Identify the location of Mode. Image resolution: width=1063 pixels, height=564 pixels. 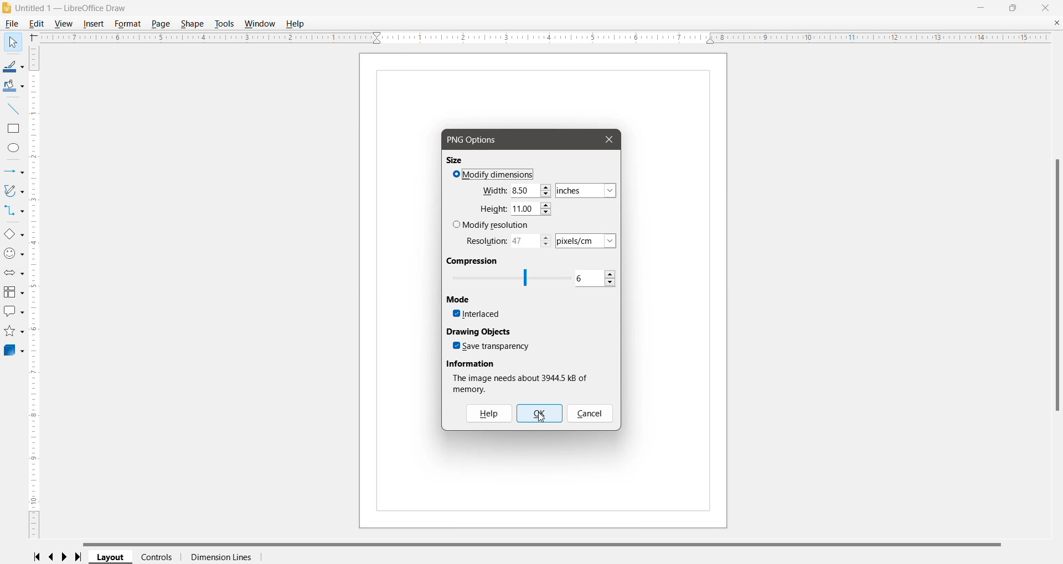
(460, 300).